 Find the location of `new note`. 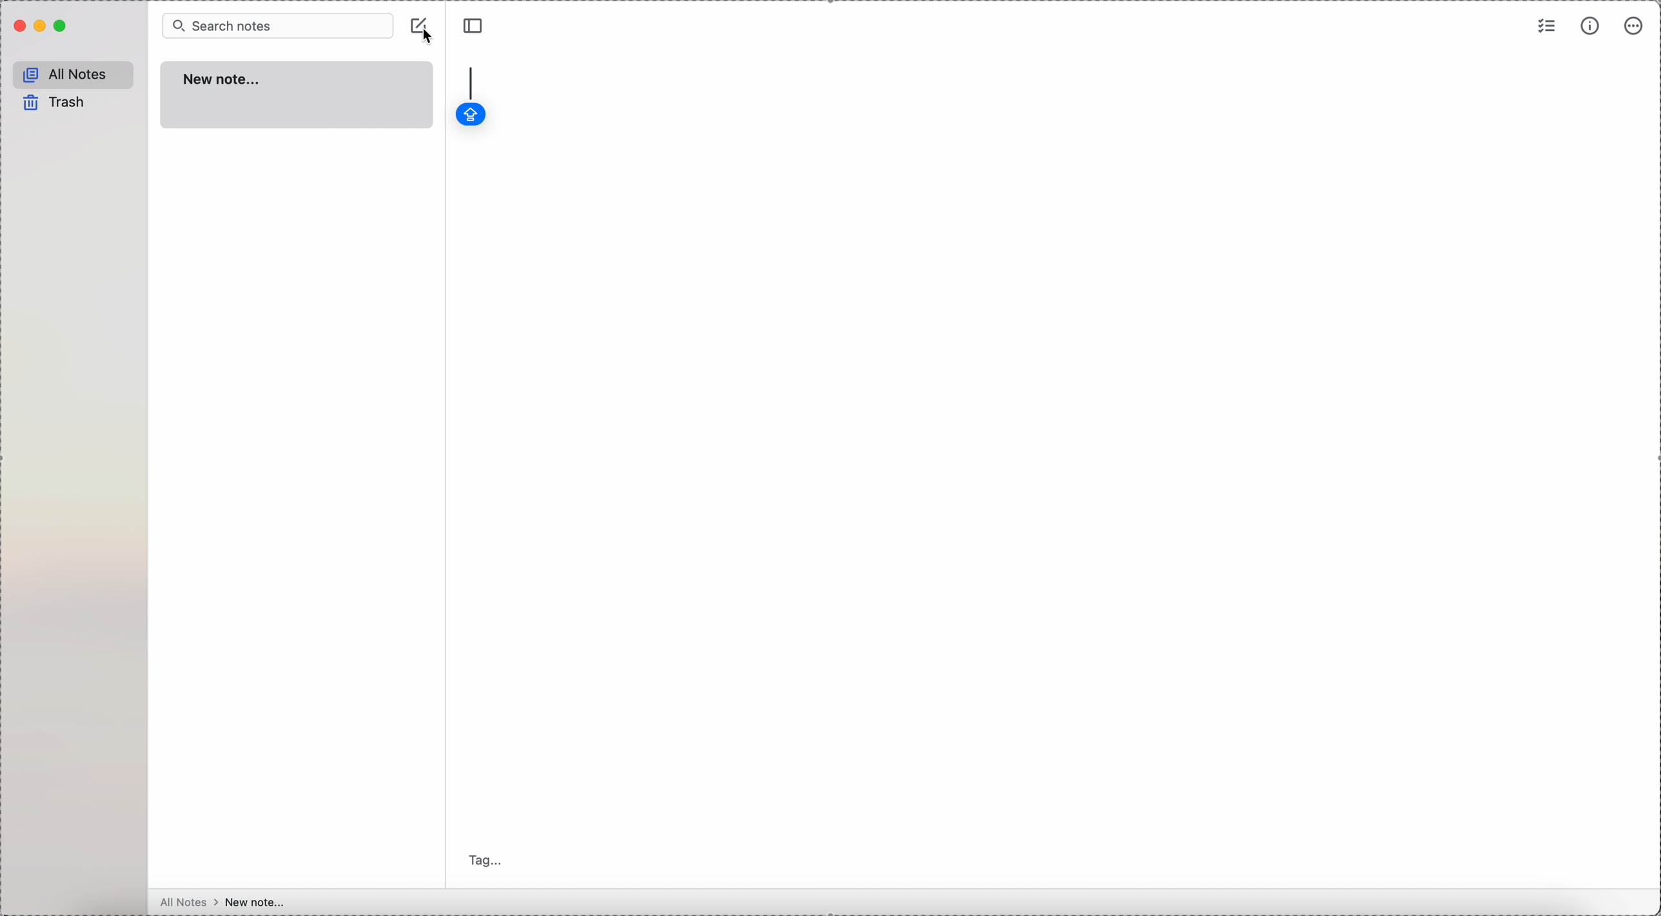

new note is located at coordinates (297, 95).